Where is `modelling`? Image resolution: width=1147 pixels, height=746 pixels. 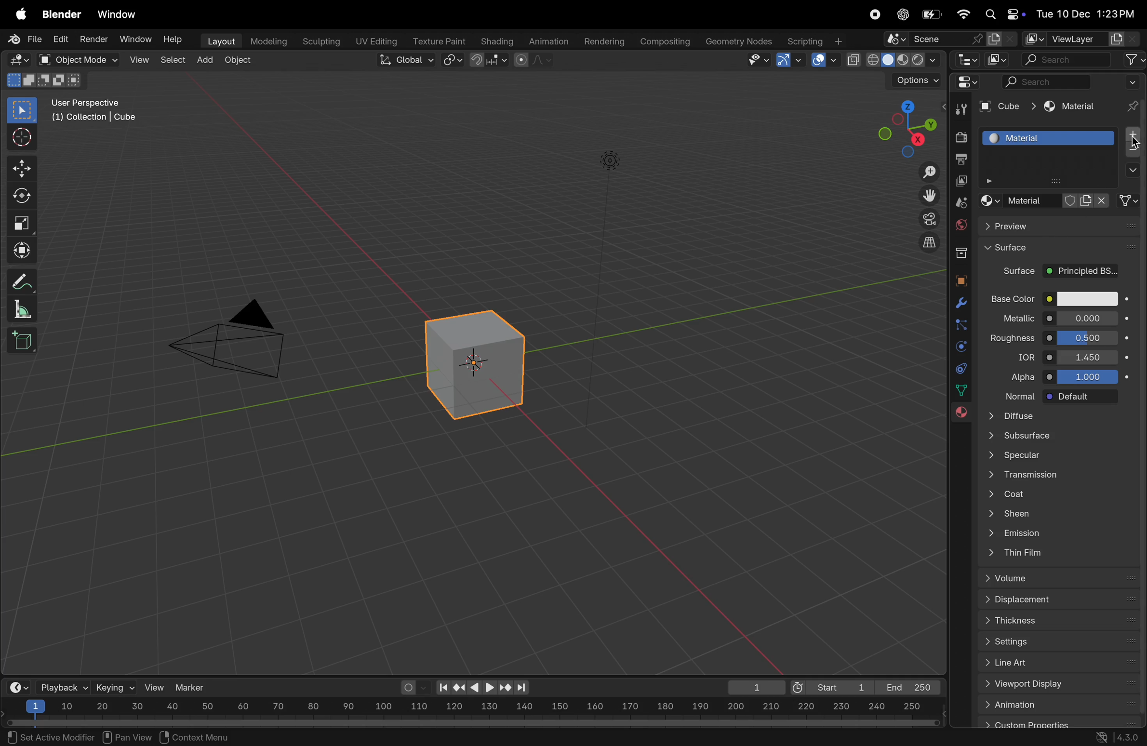
modelling is located at coordinates (267, 40).